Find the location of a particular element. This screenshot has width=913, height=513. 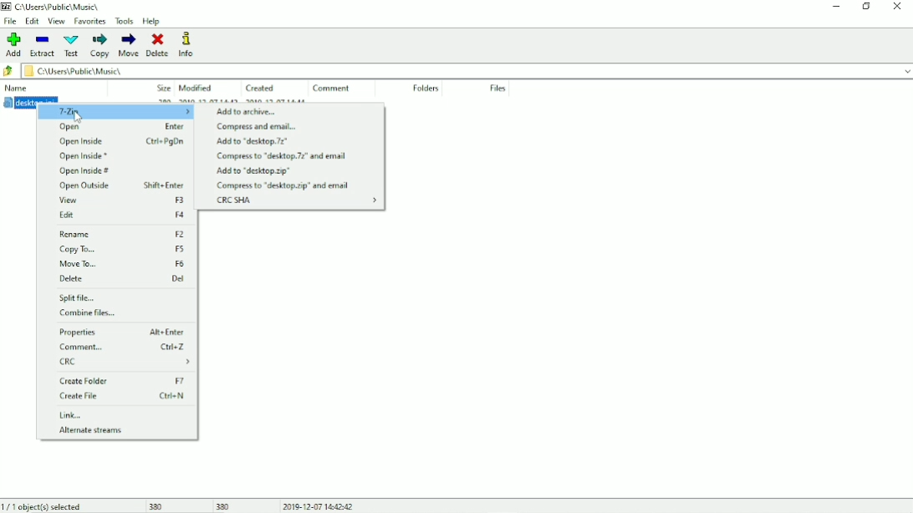

Comment is located at coordinates (334, 89).